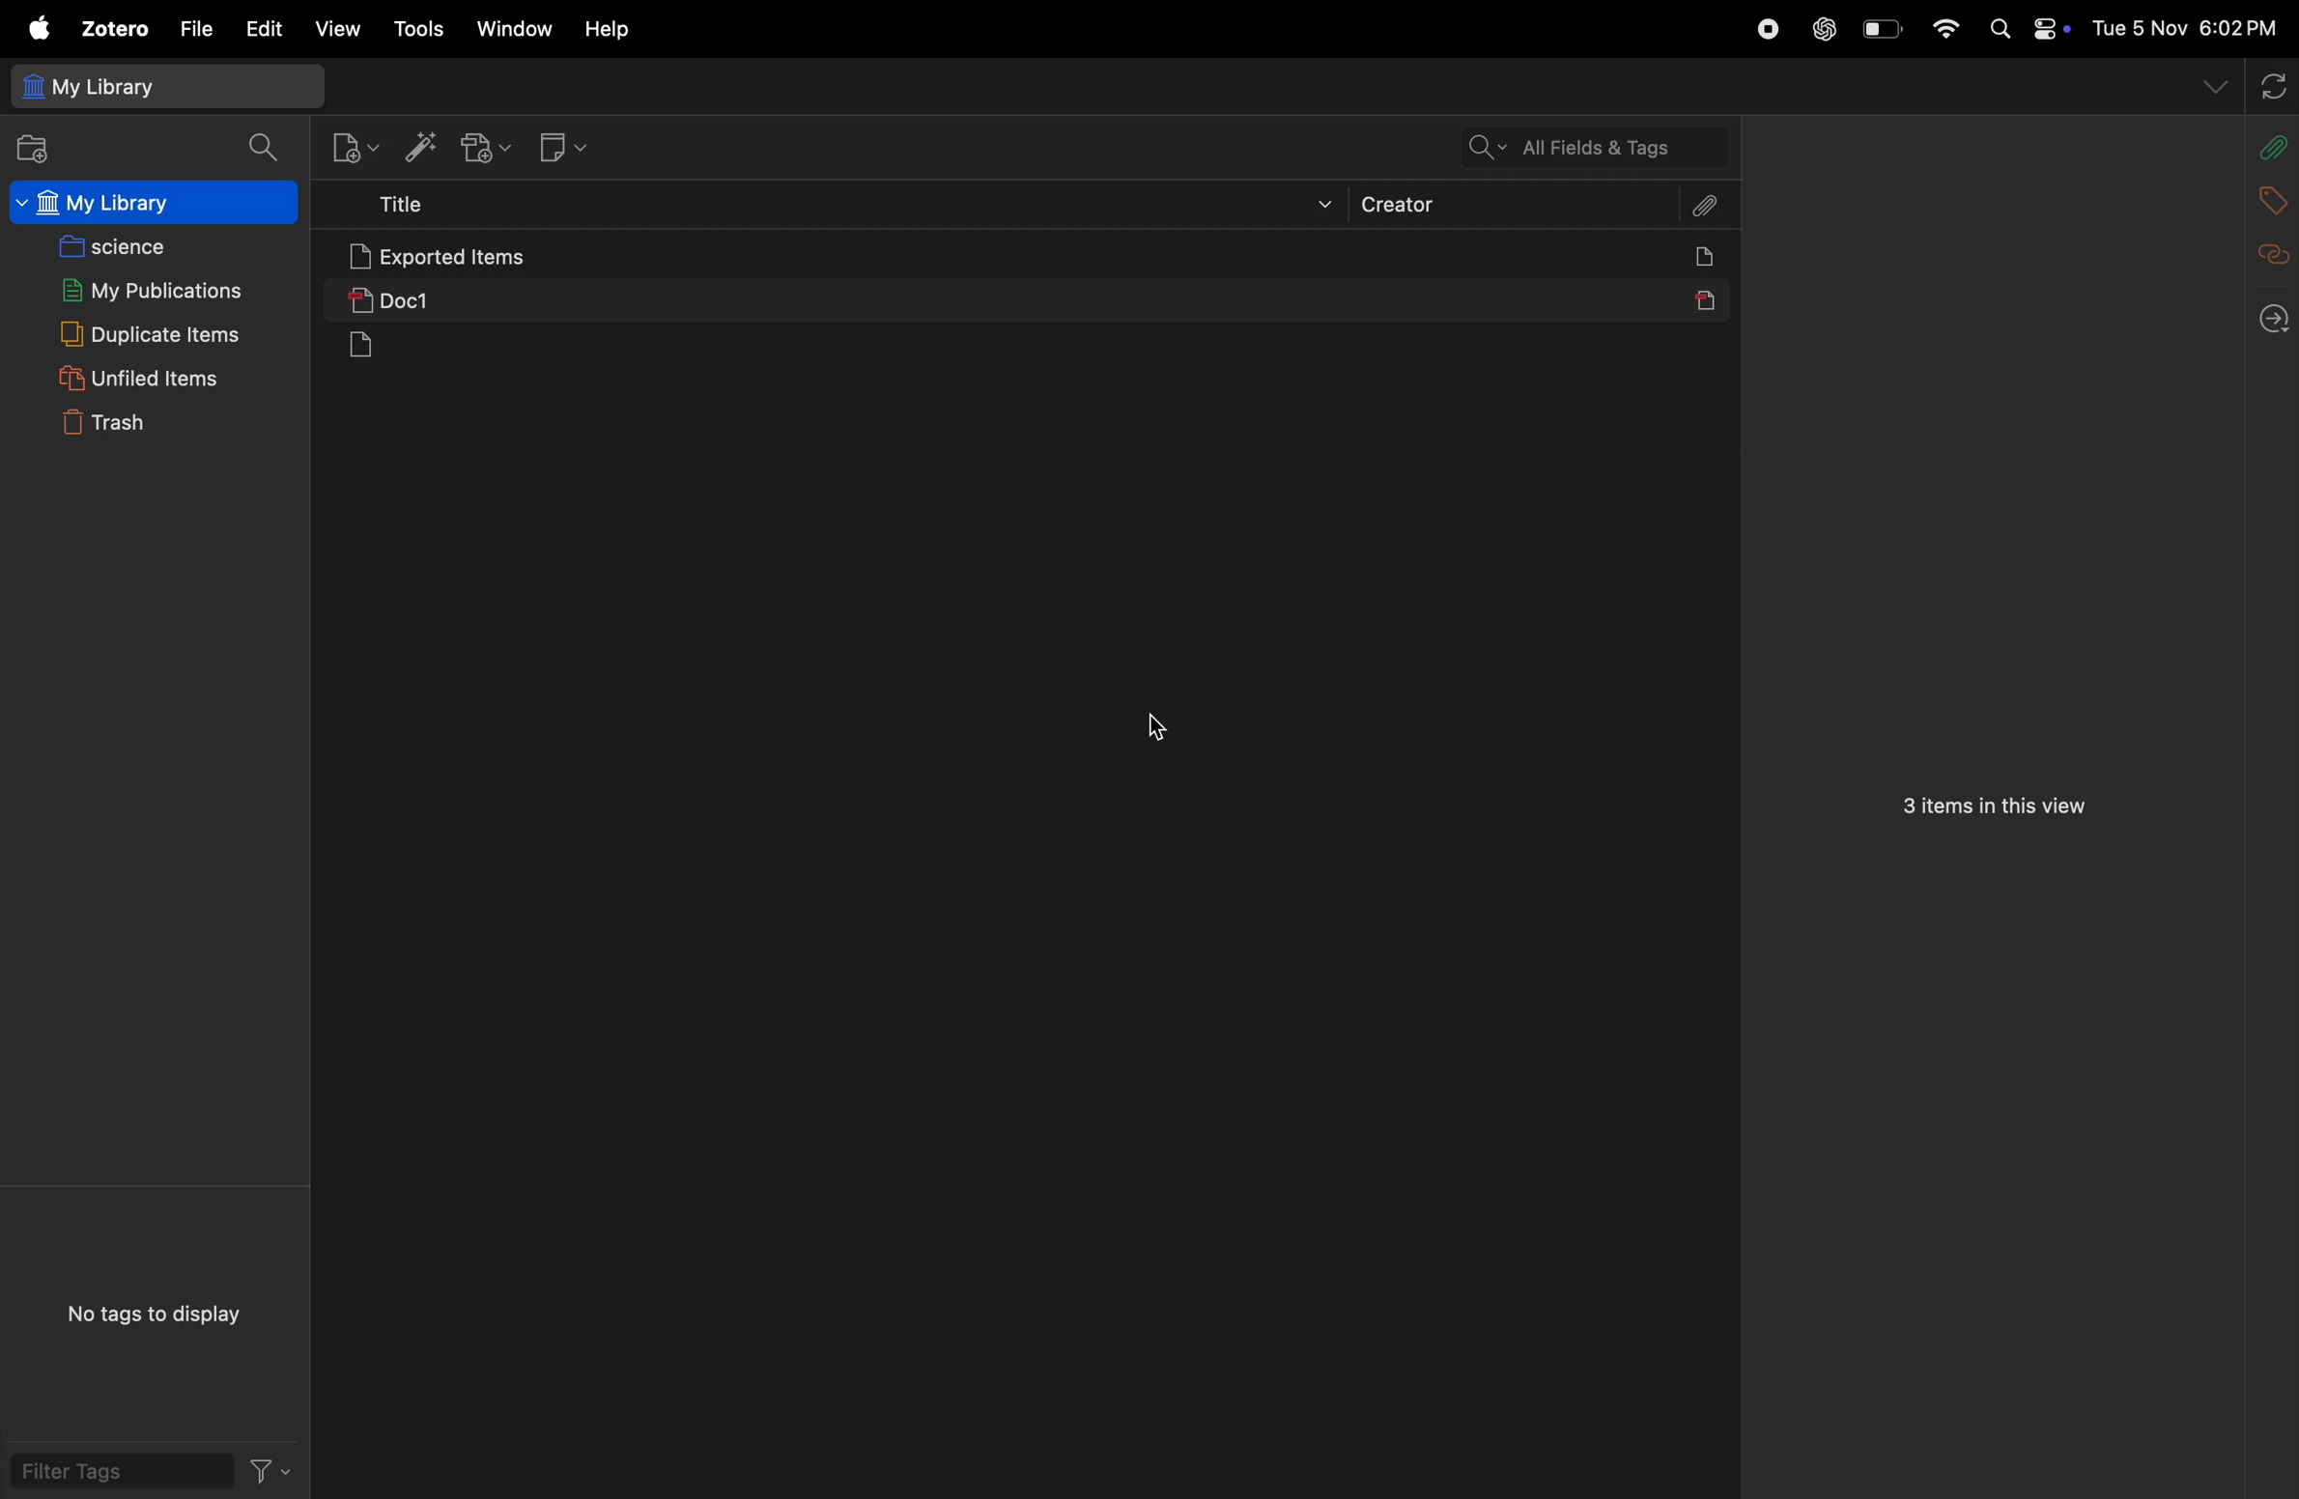 The width and height of the screenshot is (2299, 1499). What do you see at coordinates (1150, 725) in the screenshot?
I see `cursor` at bounding box center [1150, 725].